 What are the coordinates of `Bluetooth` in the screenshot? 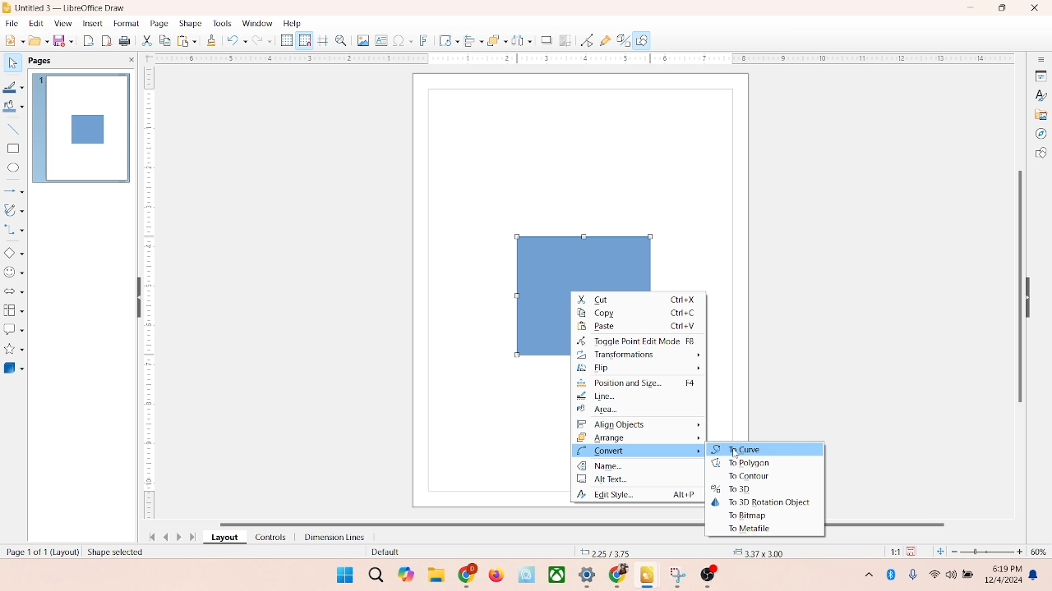 It's located at (894, 575).